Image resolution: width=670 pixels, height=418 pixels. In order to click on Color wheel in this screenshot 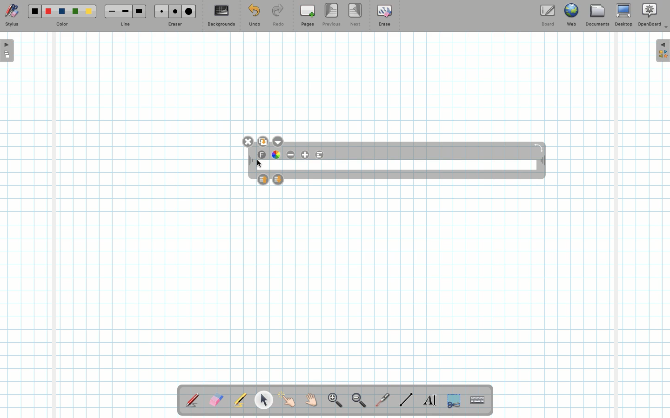, I will do `click(276, 154)`.